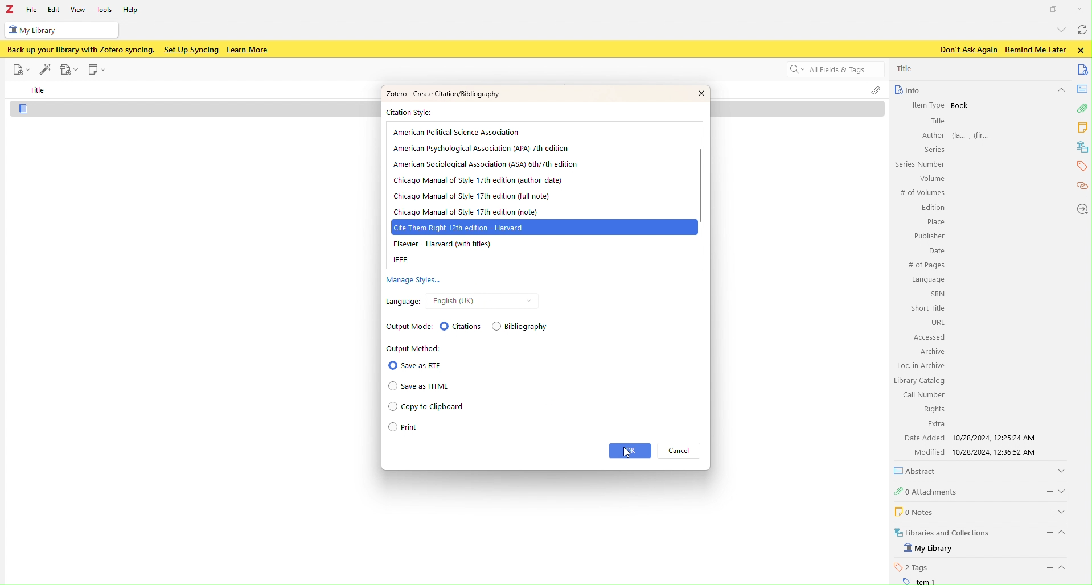 The width and height of the screenshot is (1092, 585). Describe the element at coordinates (60, 30) in the screenshot. I see `My Library` at that location.